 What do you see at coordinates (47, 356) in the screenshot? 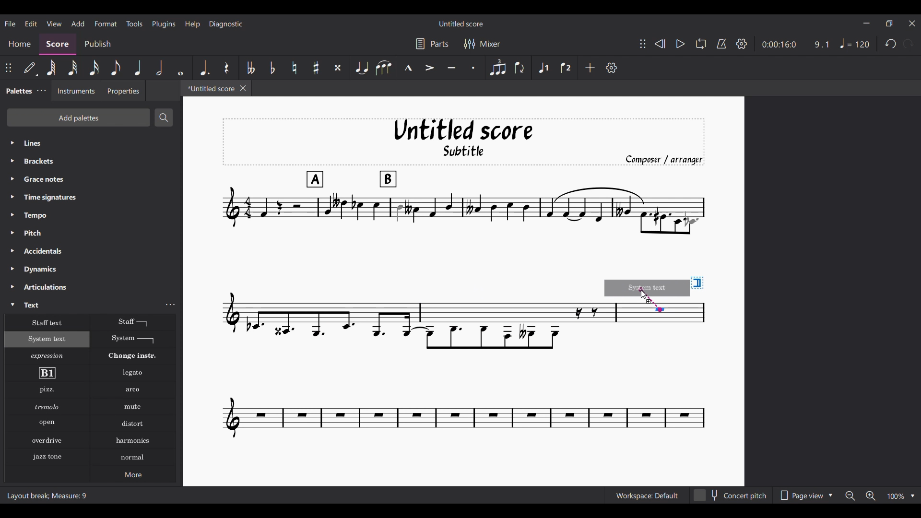
I see `Expression text` at bounding box center [47, 356].